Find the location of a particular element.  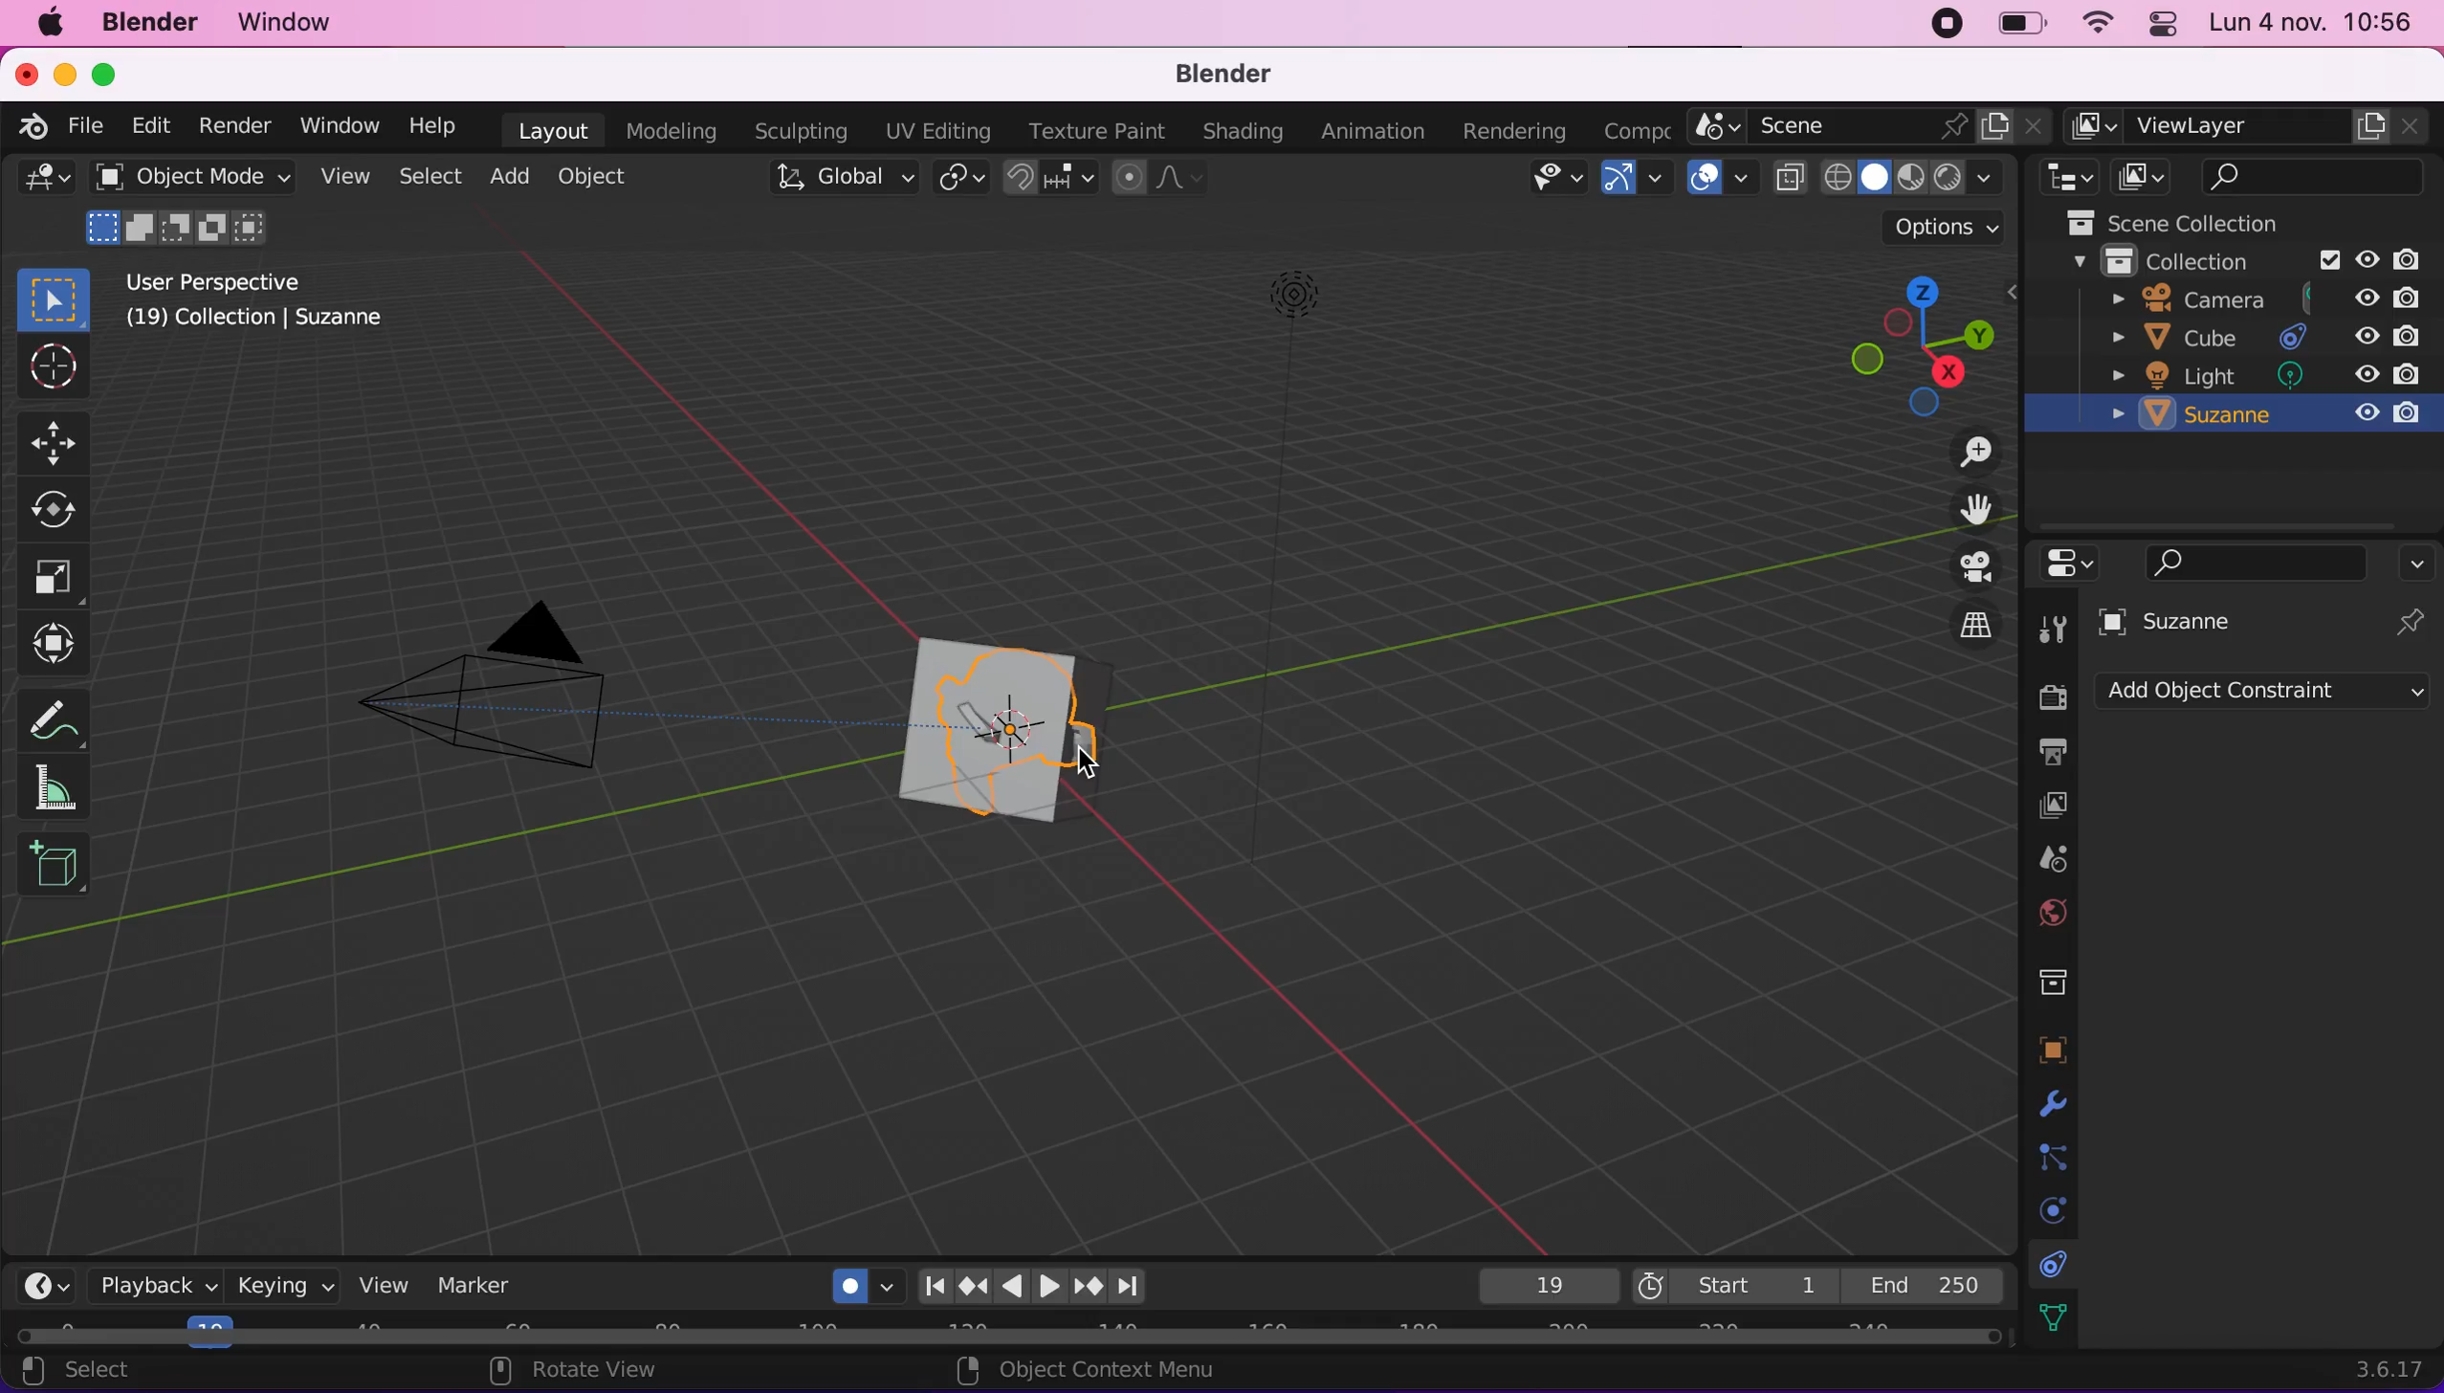

options is located at coordinates (1925, 227).